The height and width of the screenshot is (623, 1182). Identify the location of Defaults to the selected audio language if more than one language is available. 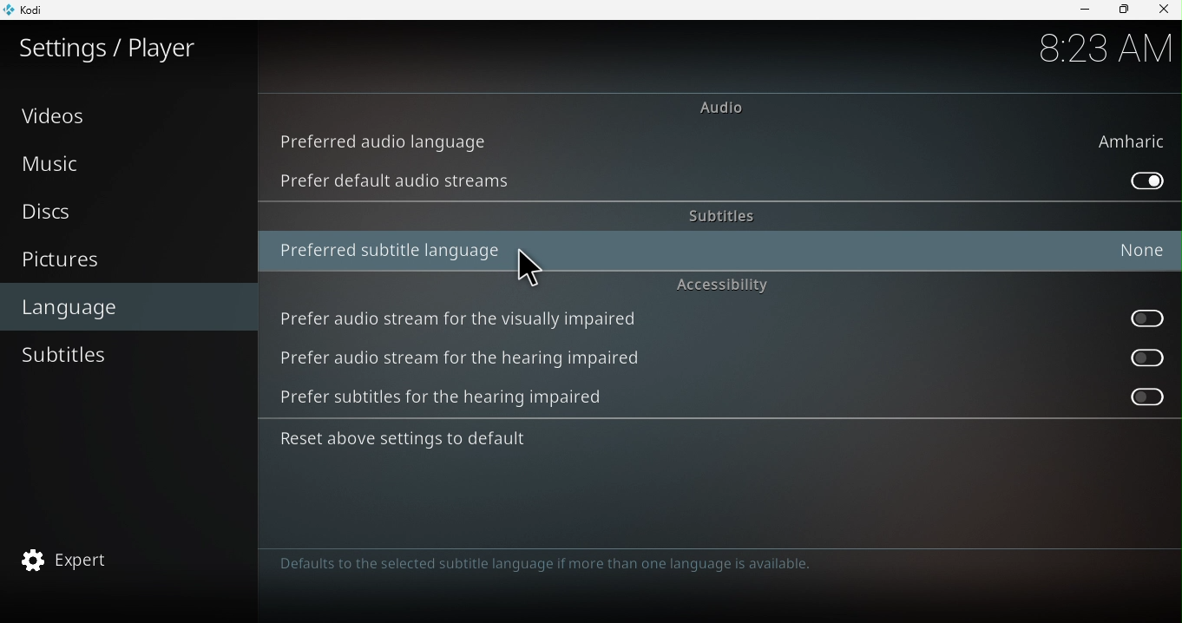
(565, 567).